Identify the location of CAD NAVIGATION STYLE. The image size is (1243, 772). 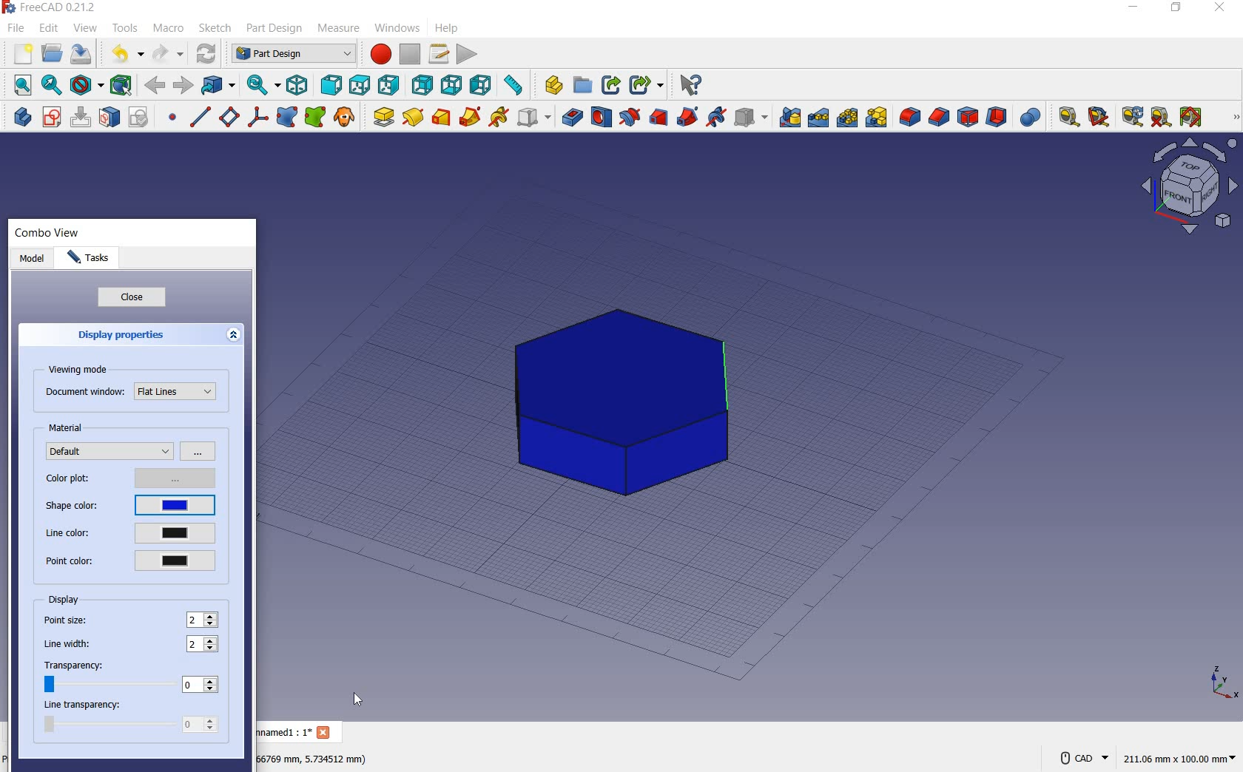
(1080, 758).